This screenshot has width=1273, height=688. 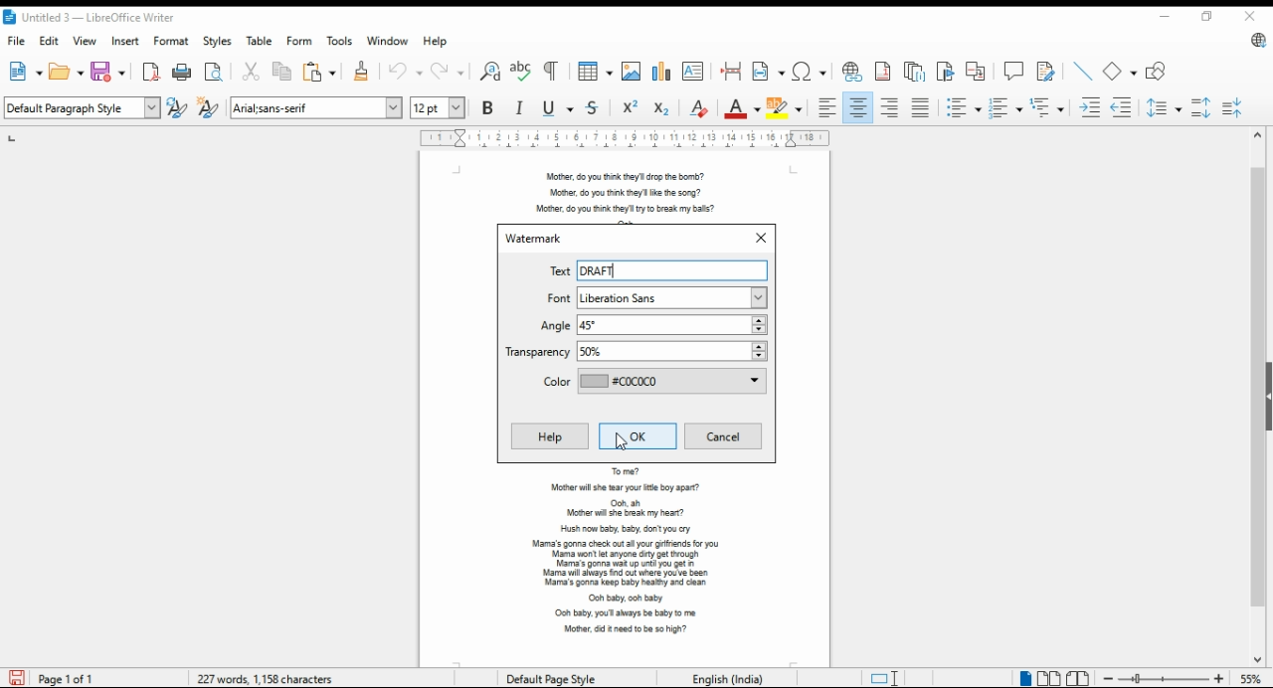 What do you see at coordinates (1253, 18) in the screenshot?
I see `close window` at bounding box center [1253, 18].